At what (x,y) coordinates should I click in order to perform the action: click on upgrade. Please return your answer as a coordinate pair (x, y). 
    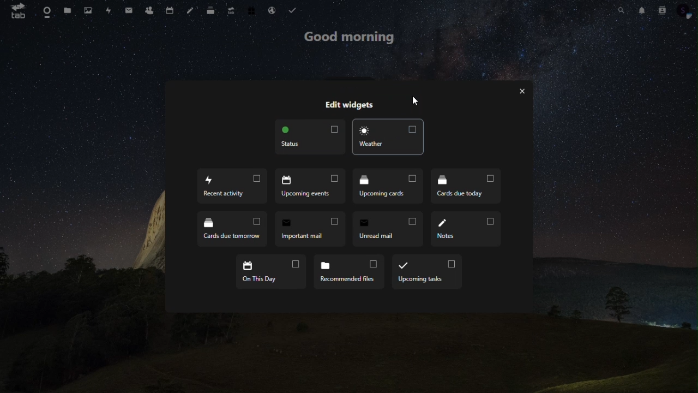
    Looking at the image, I should click on (231, 9).